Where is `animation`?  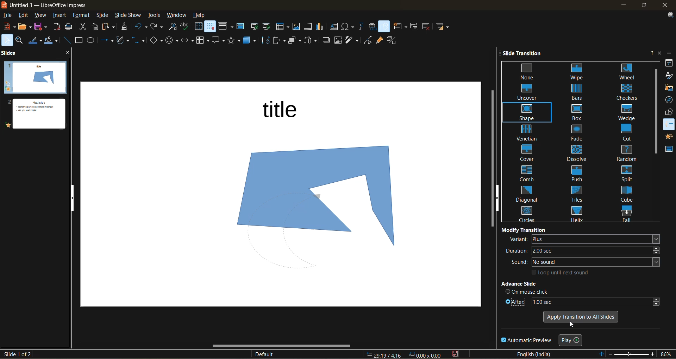
animation is located at coordinates (669, 138).